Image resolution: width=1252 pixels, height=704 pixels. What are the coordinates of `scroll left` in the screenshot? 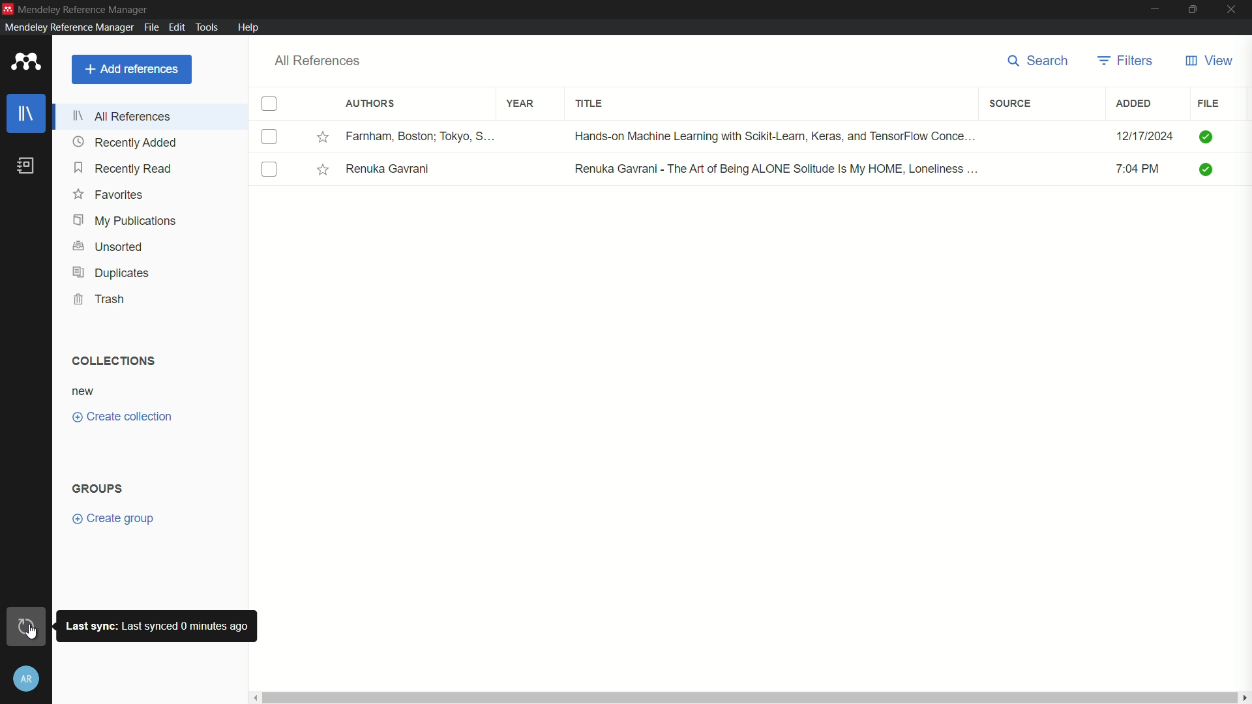 It's located at (253, 698).